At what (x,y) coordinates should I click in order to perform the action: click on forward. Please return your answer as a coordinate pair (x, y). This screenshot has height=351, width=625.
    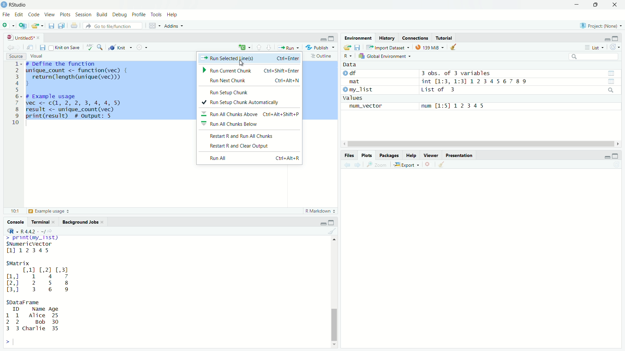
    Looking at the image, I should click on (360, 165).